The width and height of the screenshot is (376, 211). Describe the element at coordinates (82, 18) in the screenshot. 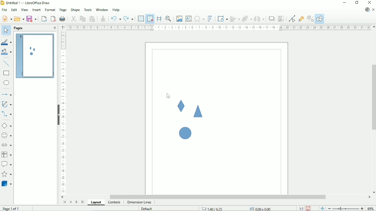

I see `Copy` at that location.